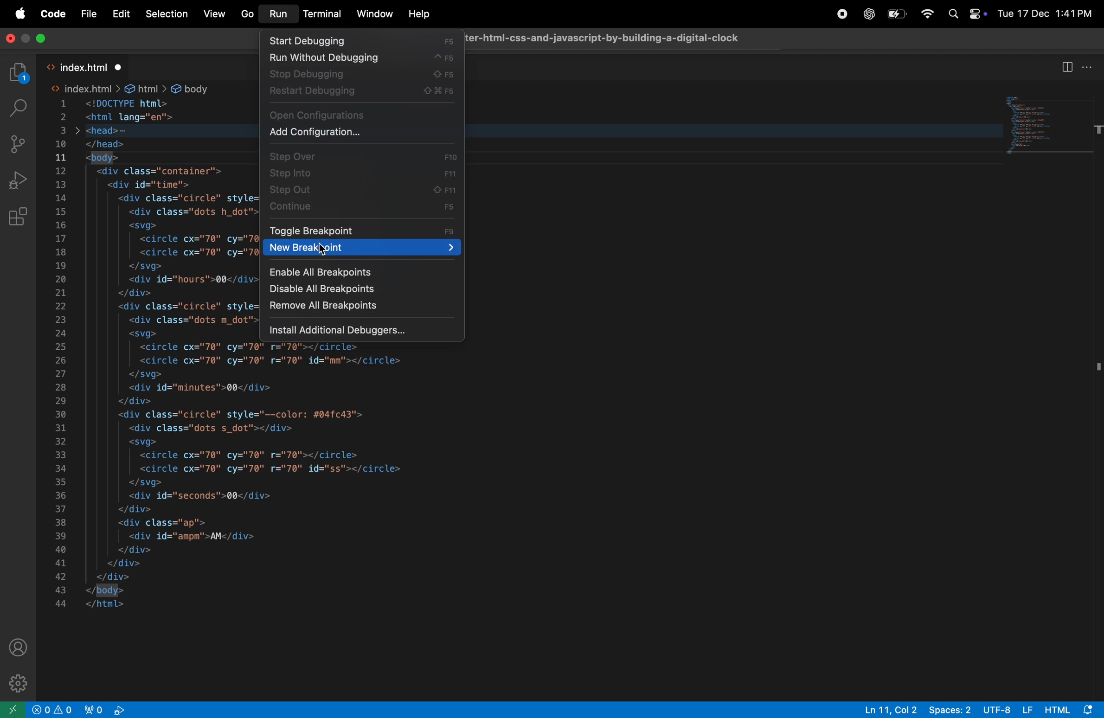 The height and width of the screenshot is (718, 1104). I want to click on 3 index.html — master-html-css-and-javascript-by-building-a-digital-clock, so click(605, 37).